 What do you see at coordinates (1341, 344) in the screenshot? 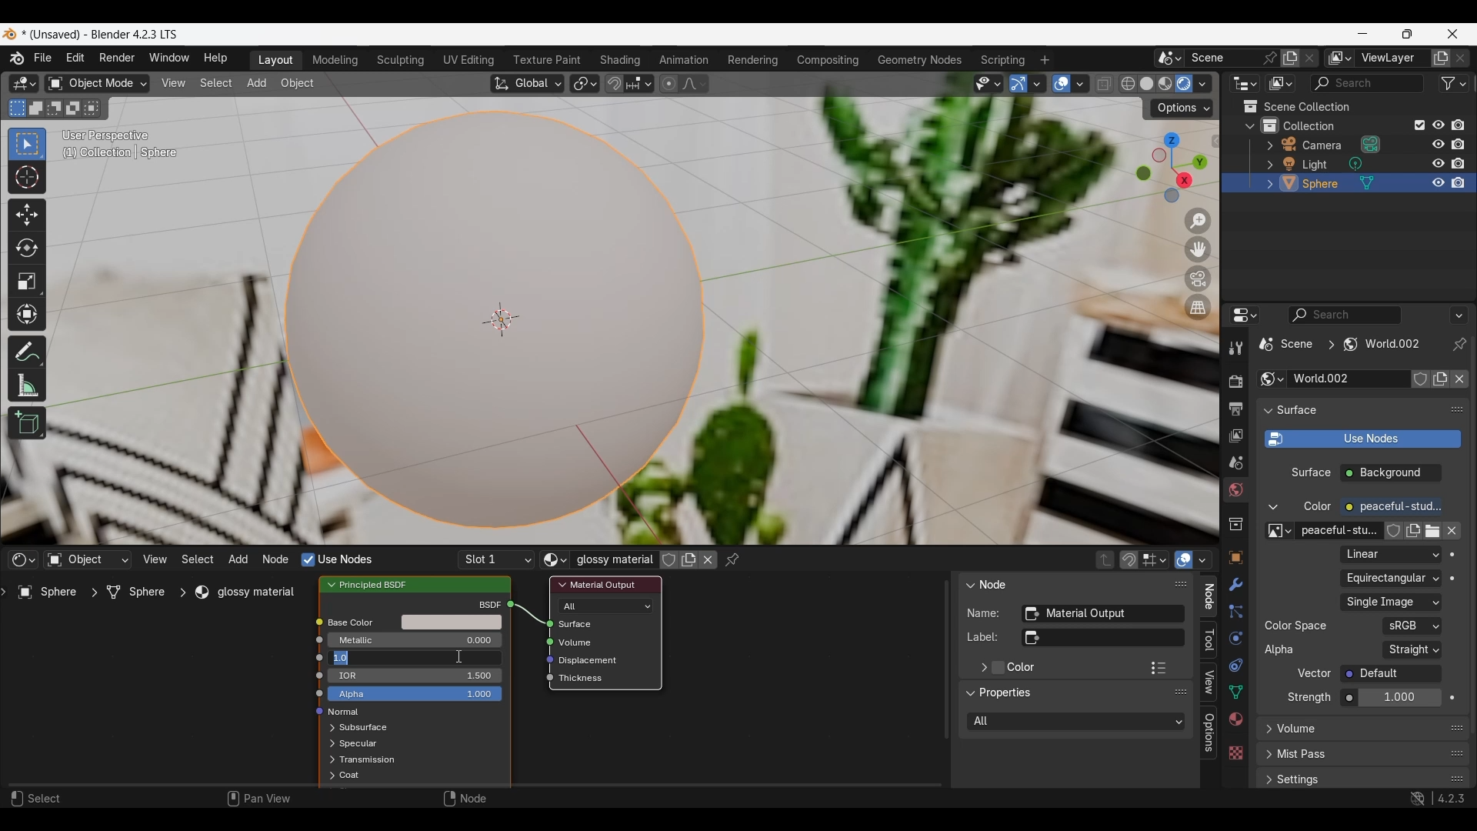
I see `Current scene location` at bounding box center [1341, 344].